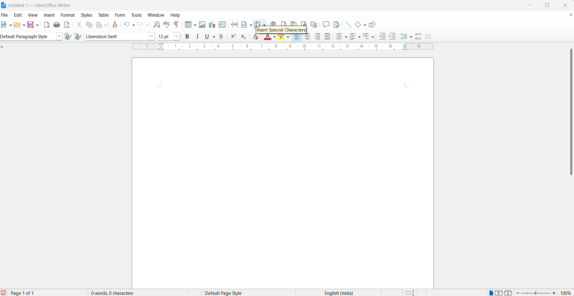 The image size is (574, 296). I want to click on minimize, so click(532, 5).